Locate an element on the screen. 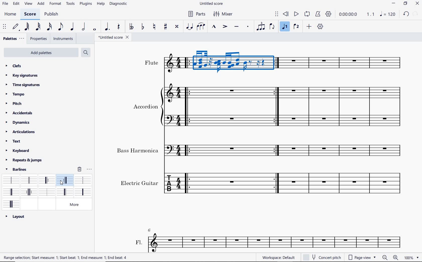  left (start) repeat sign added is located at coordinates (186, 62).